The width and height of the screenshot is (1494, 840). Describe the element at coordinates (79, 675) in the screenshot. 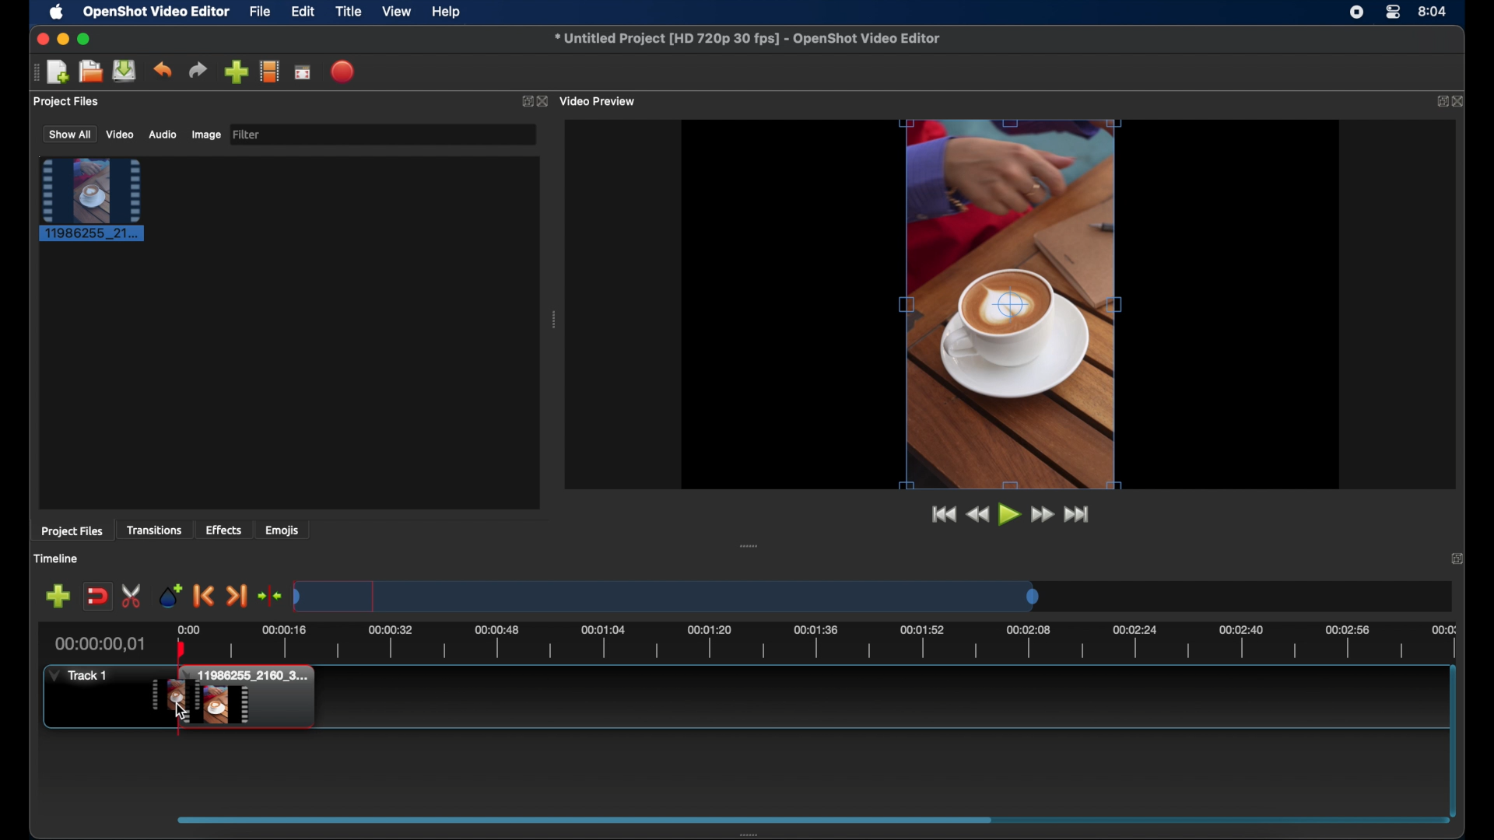

I see `track1` at that location.